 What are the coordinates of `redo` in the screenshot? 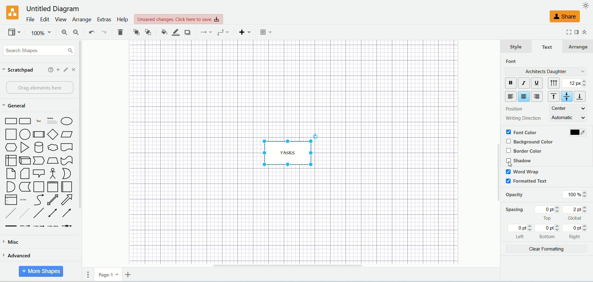 It's located at (104, 32).